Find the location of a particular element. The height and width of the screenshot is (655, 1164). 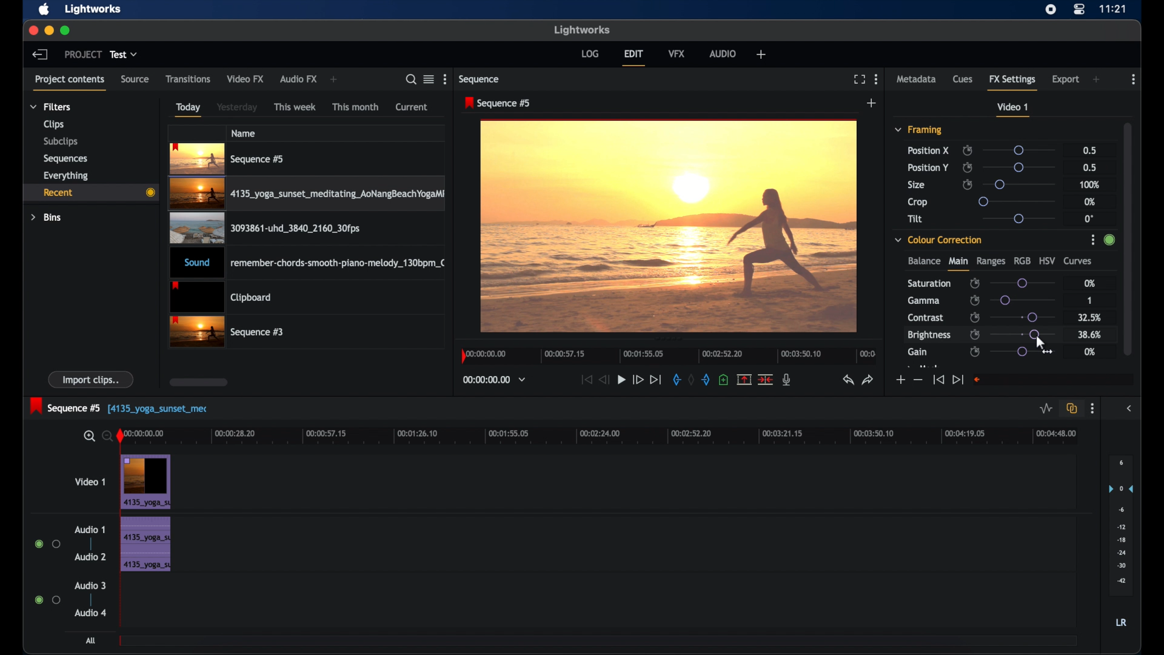

audio fx is located at coordinates (298, 79).